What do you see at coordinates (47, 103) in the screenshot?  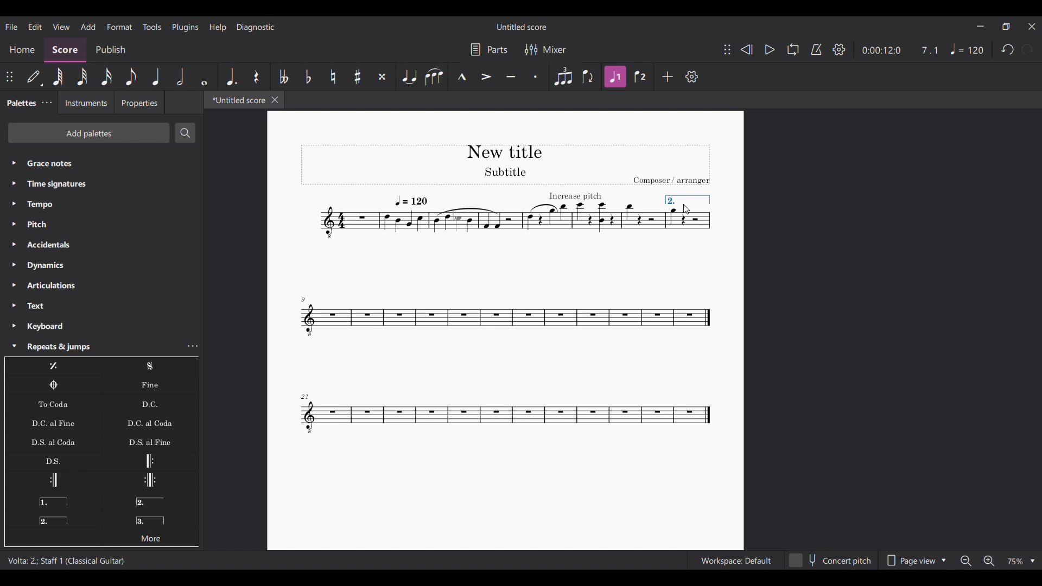 I see `Palette settings` at bounding box center [47, 103].